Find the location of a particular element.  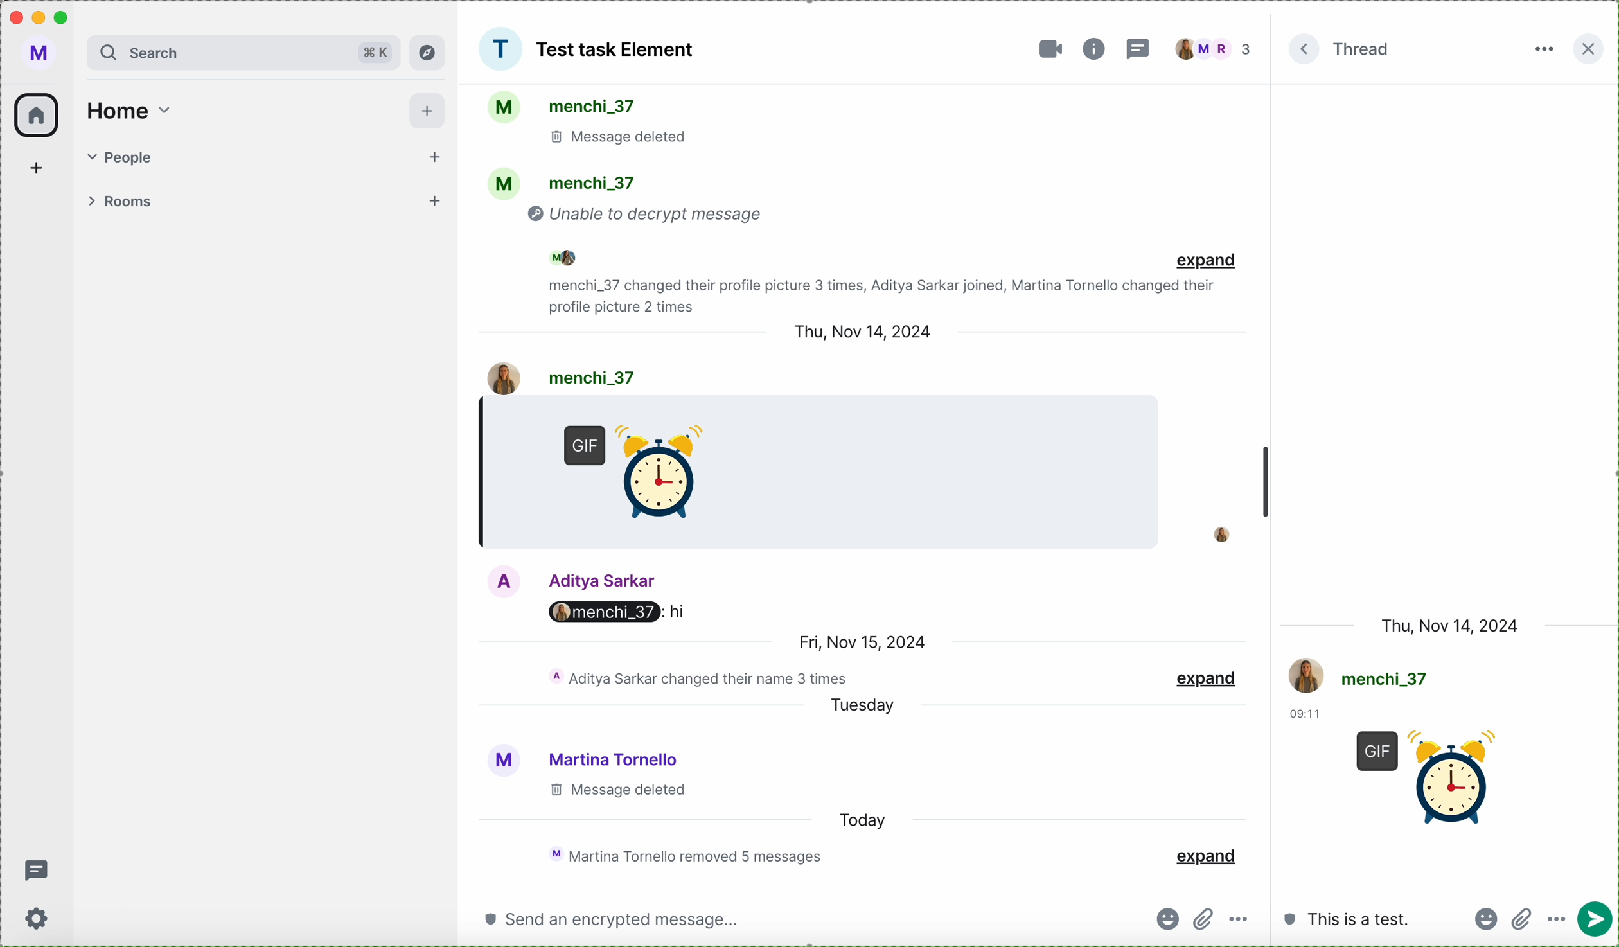

send message is located at coordinates (1600, 920).